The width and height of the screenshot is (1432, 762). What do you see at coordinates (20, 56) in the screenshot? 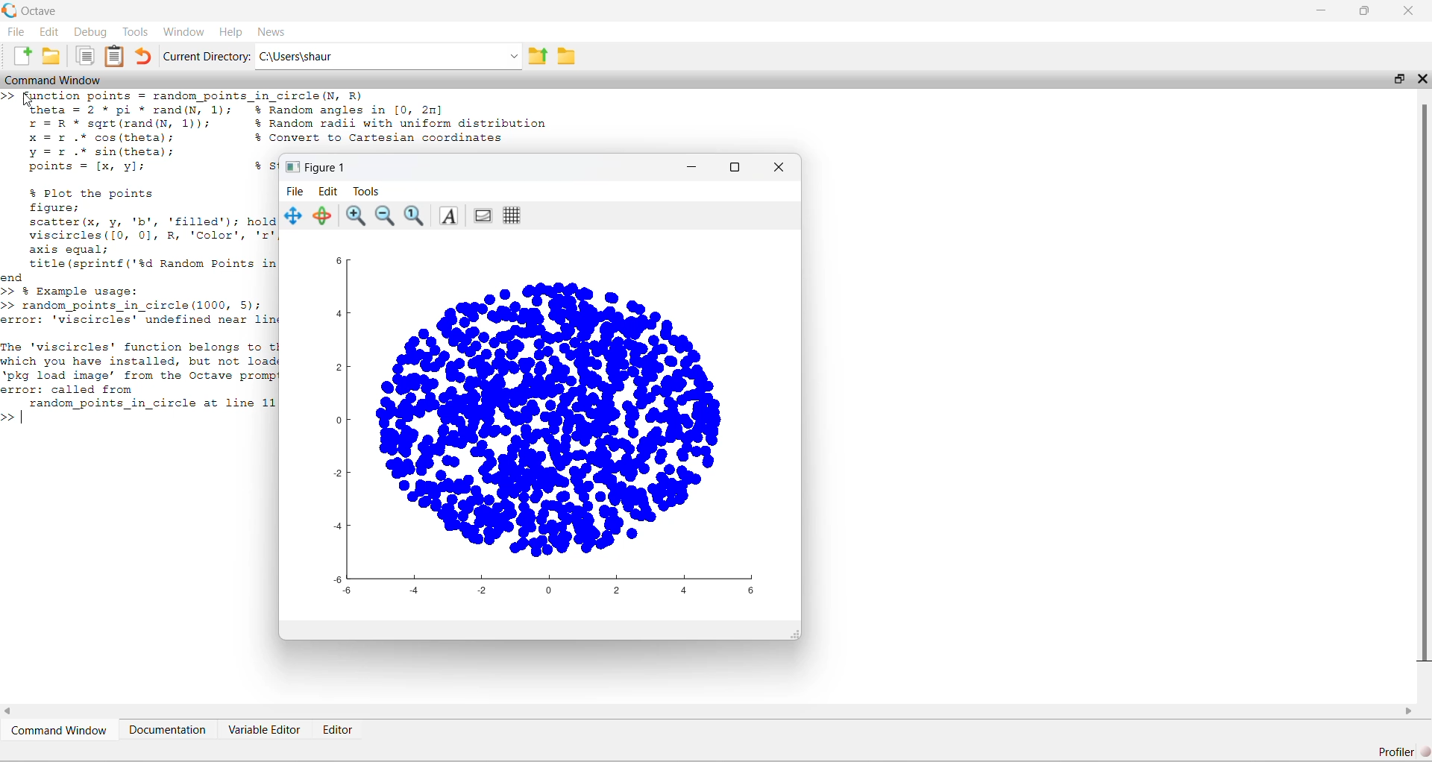
I see `New script` at bounding box center [20, 56].